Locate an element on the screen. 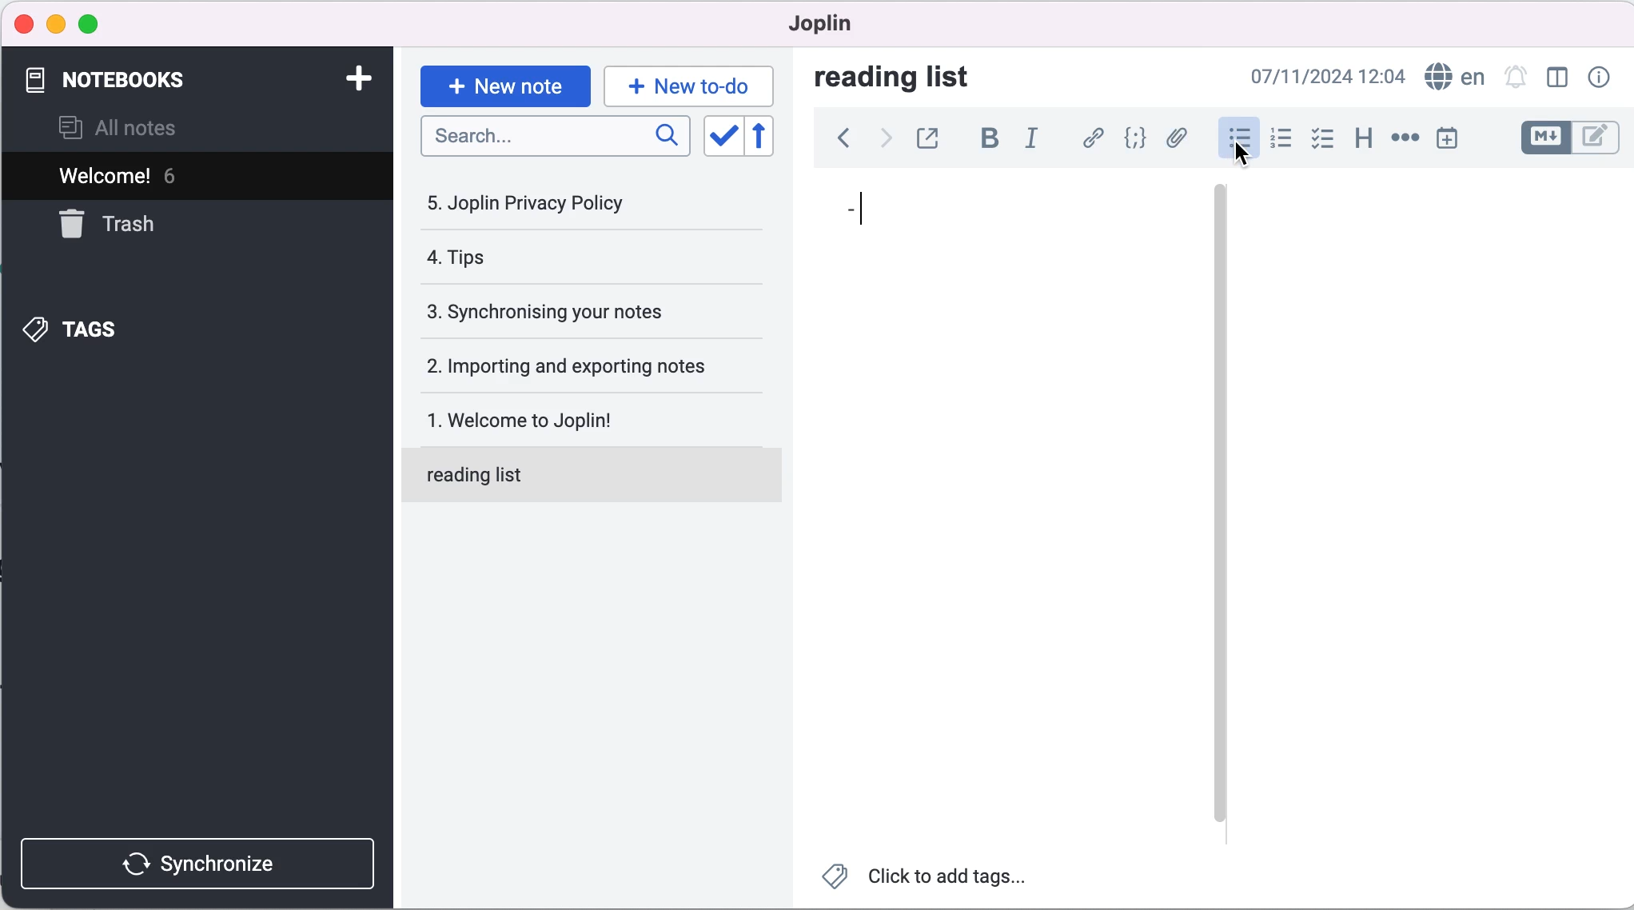 The width and height of the screenshot is (1634, 910). all notes is located at coordinates (142, 127).